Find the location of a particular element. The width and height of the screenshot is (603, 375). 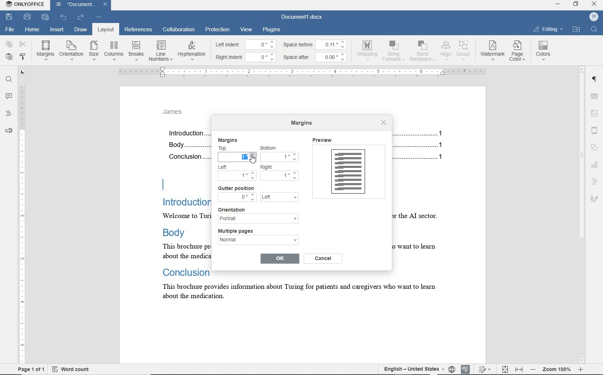

margins is located at coordinates (45, 50).